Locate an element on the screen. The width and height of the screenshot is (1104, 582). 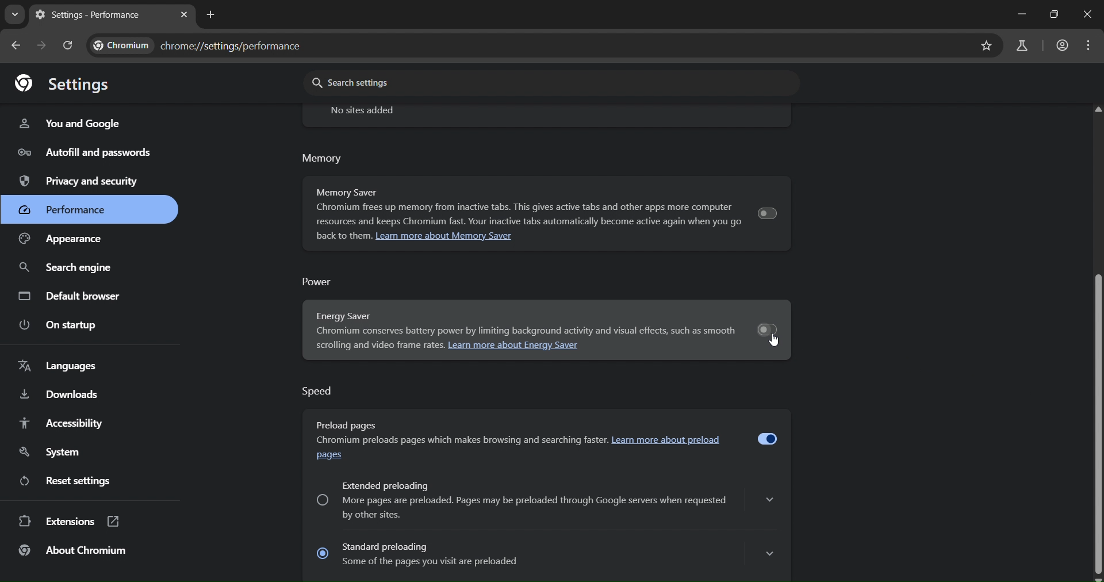
toggle memory saver is located at coordinates (769, 210).